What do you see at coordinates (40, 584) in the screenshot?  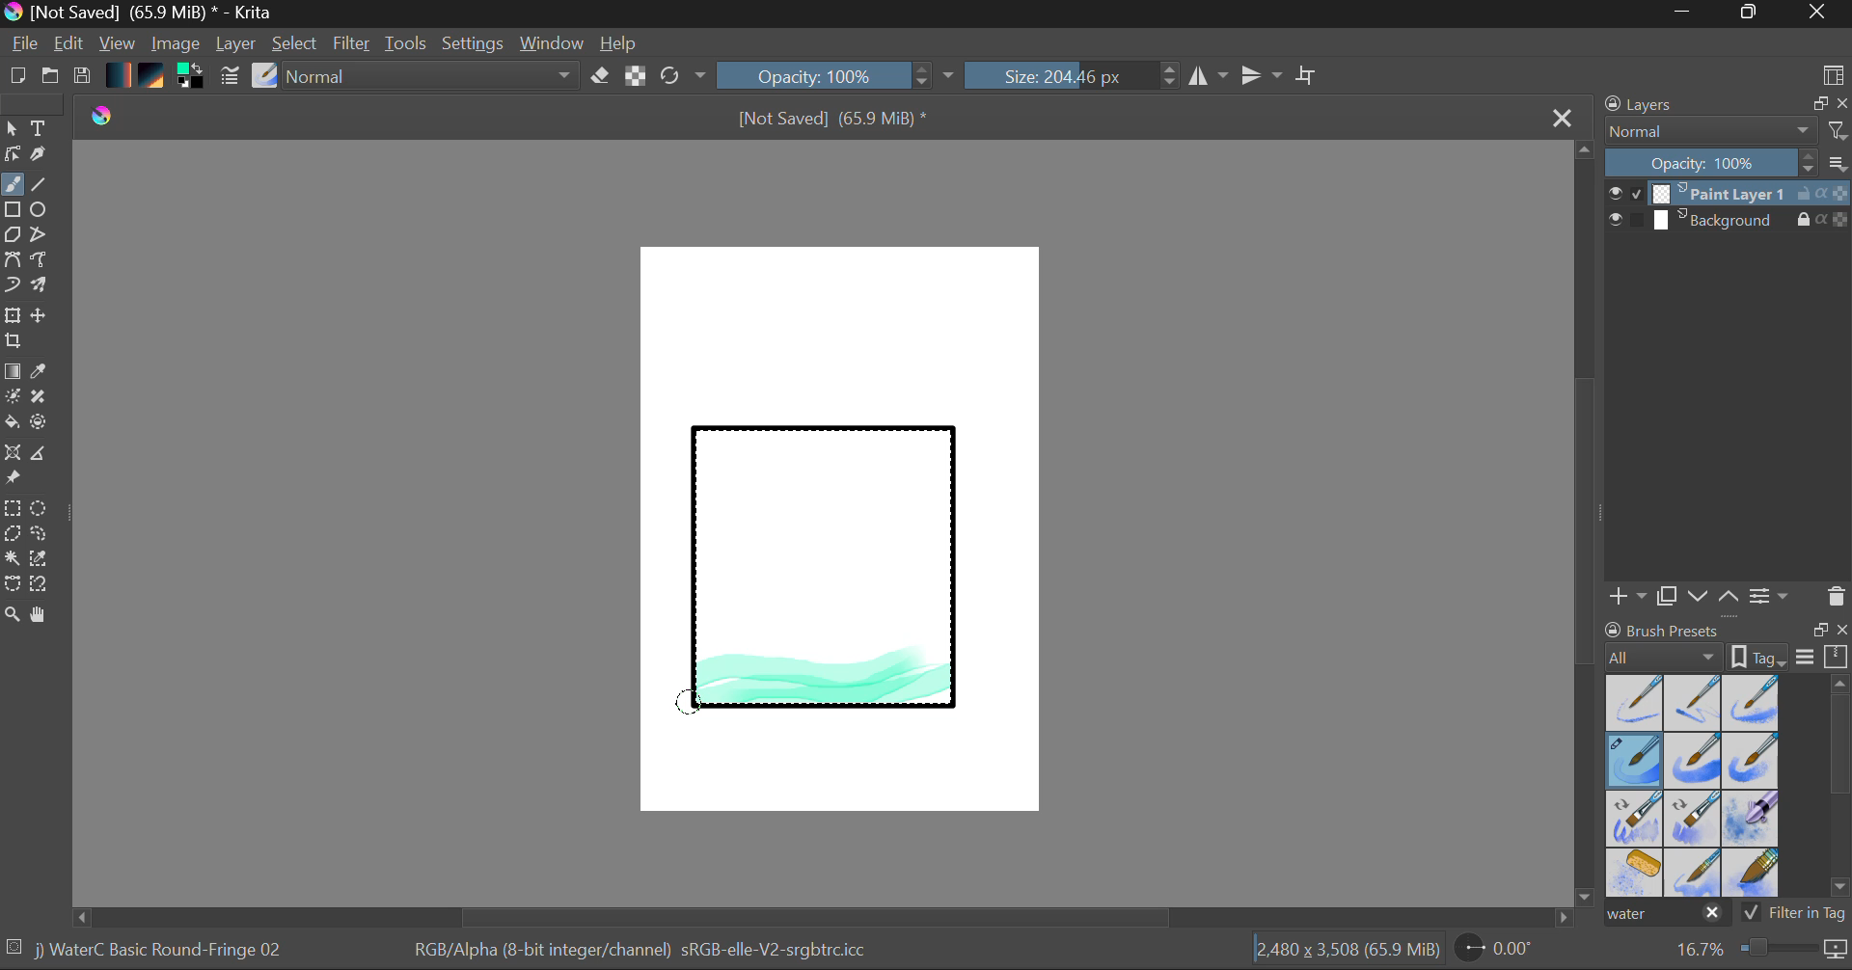 I see `Magnetic Selection Tool` at bounding box center [40, 584].